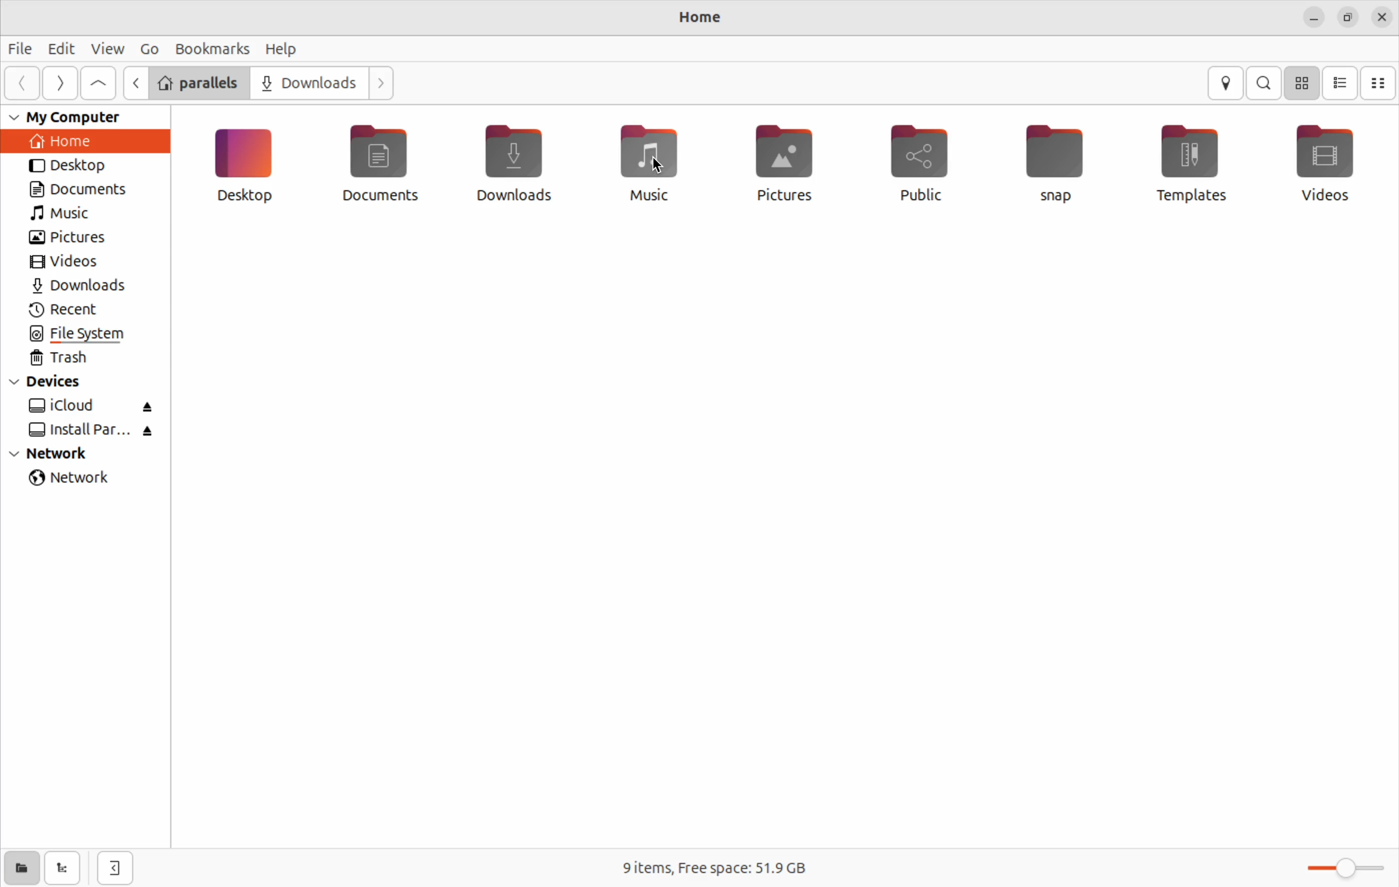 The image size is (1399, 887). Describe the element at coordinates (1343, 84) in the screenshot. I see `list view` at that location.